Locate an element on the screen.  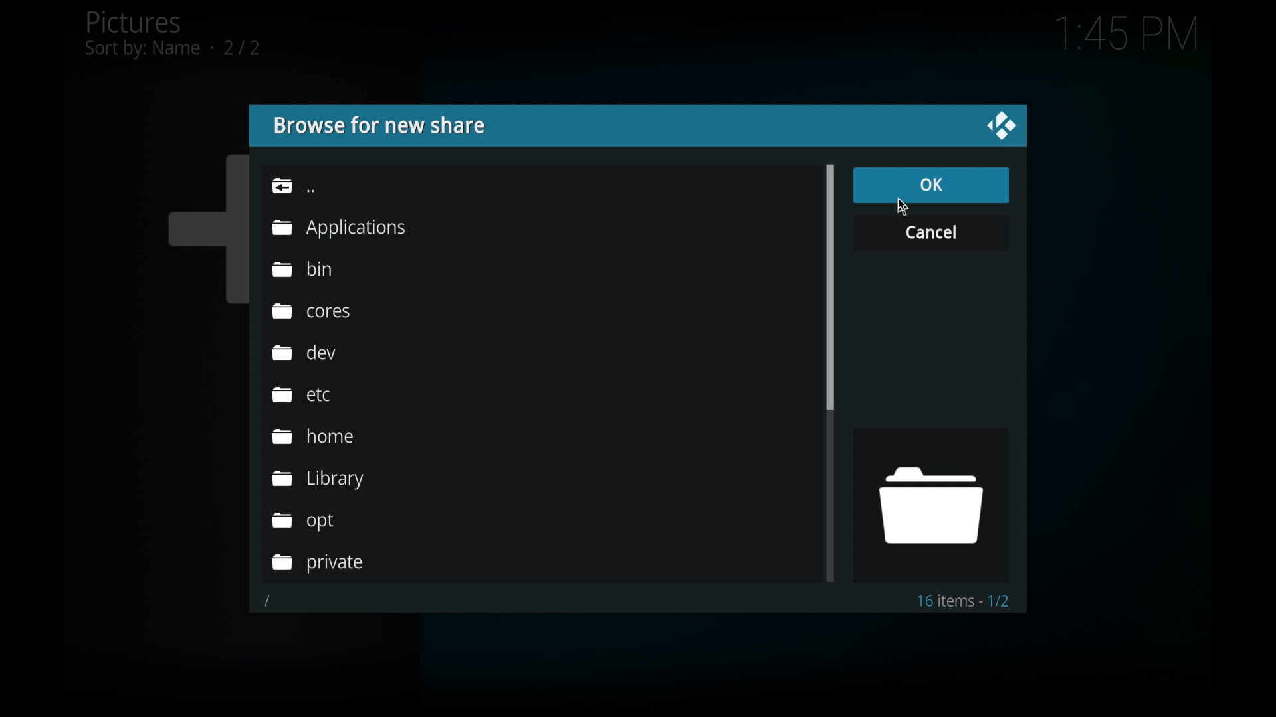
browse for new share is located at coordinates (383, 125).